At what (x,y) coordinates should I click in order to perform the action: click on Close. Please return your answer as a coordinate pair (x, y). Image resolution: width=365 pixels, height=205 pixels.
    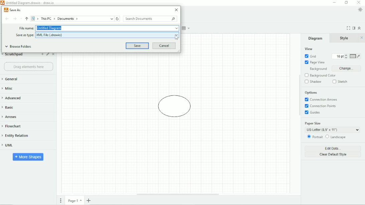
    Looking at the image, I should click on (53, 55).